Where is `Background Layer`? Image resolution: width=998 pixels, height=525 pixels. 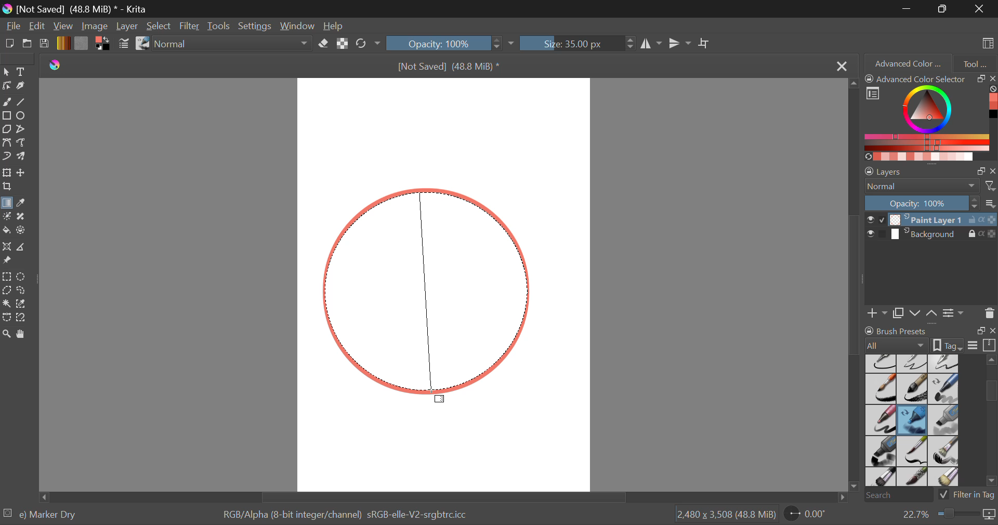
Background Layer is located at coordinates (930, 236).